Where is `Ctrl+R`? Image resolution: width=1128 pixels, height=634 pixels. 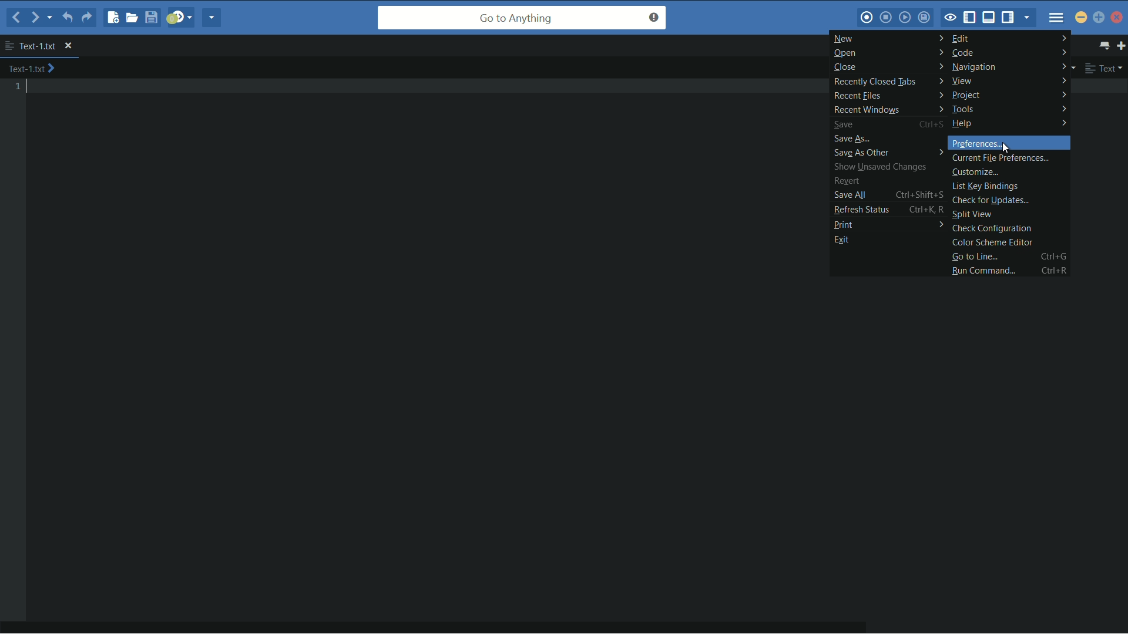 Ctrl+R is located at coordinates (1056, 272).